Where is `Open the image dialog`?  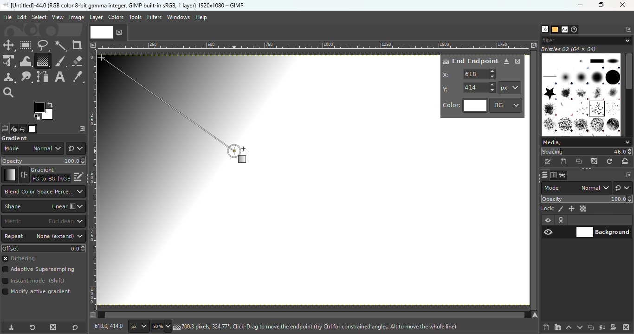
Open the image dialog is located at coordinates (31, 129).